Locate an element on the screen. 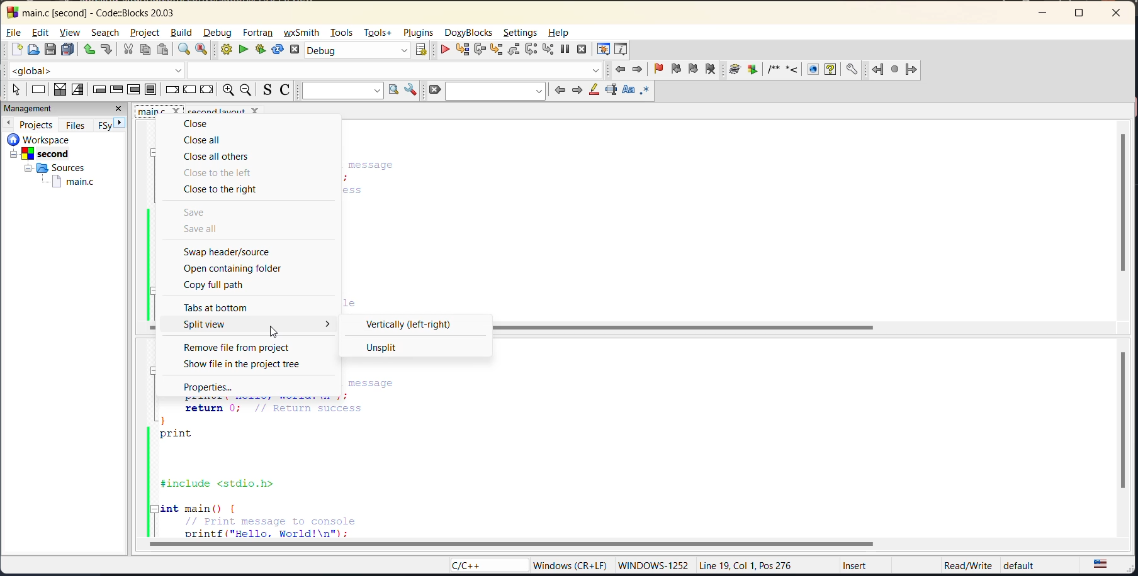 The height and width of the screenshot is (576, 1138). split view is located at coordinates (212, 324).